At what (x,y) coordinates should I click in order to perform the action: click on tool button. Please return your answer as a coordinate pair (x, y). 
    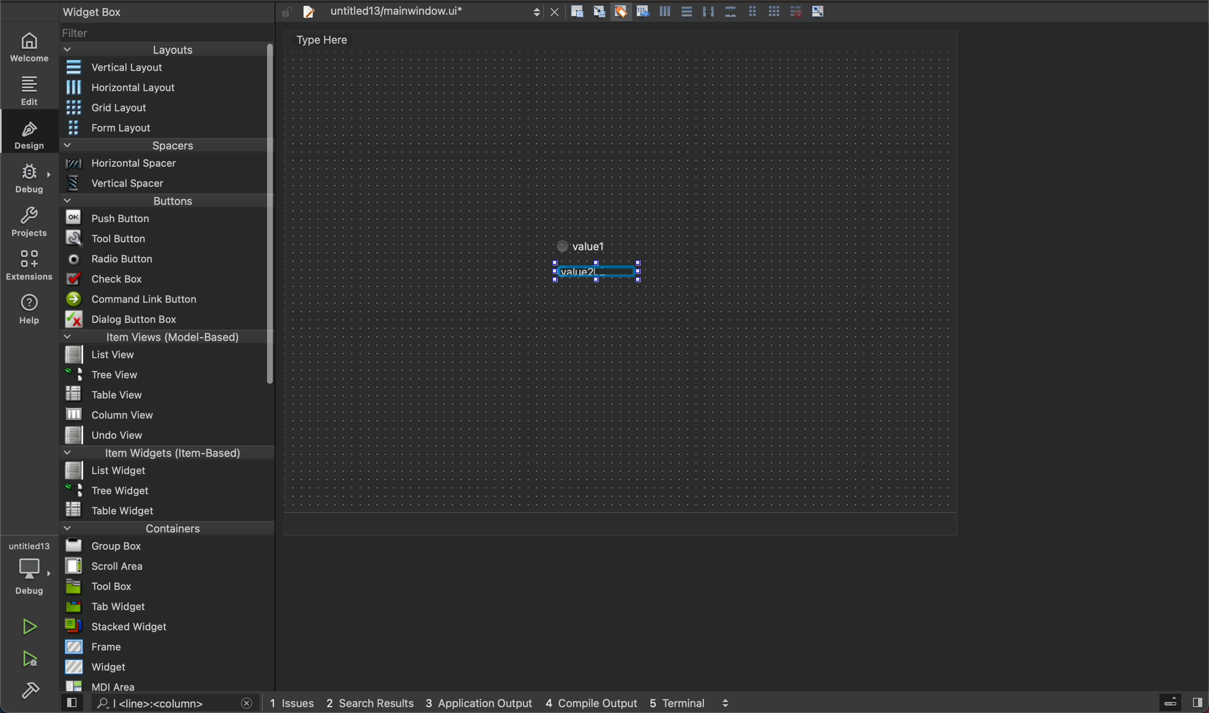
    Looking at the image, I should click on (165, 238).